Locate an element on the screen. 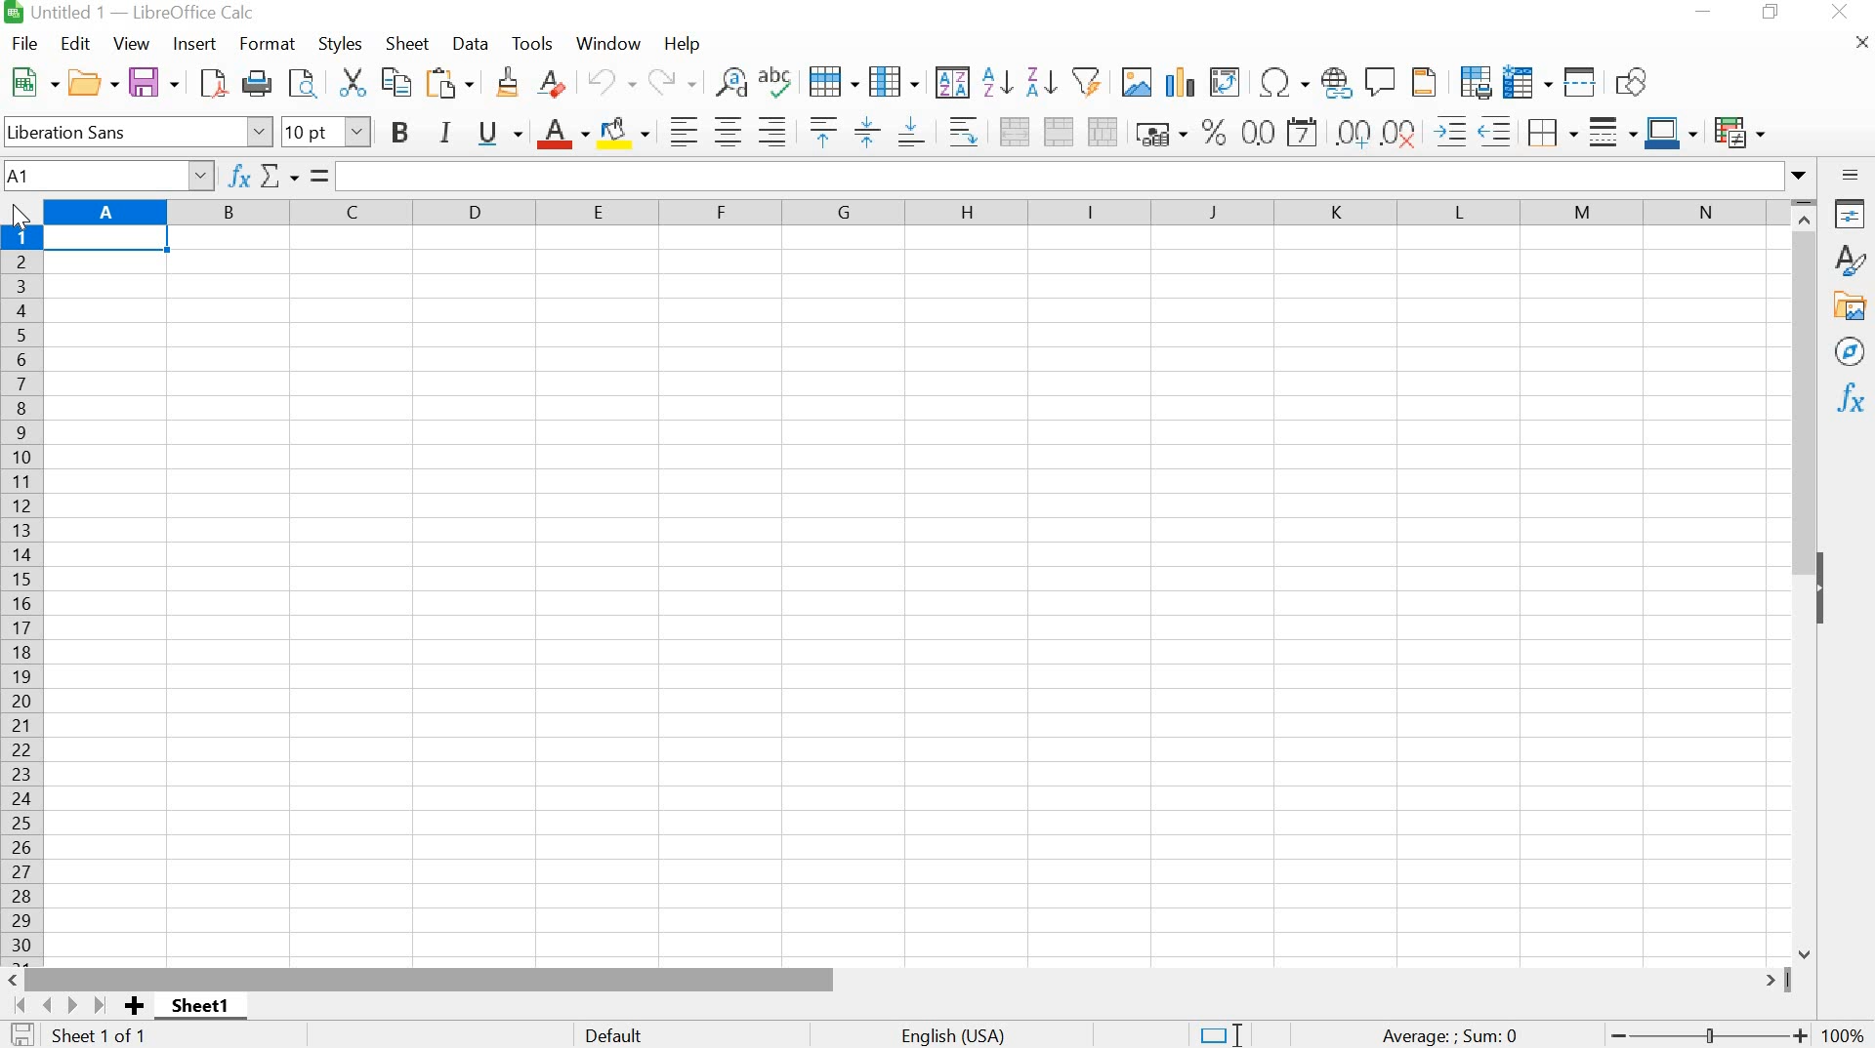 The image size is (1875, 1048). Paste is located at coordinates (451, 81).